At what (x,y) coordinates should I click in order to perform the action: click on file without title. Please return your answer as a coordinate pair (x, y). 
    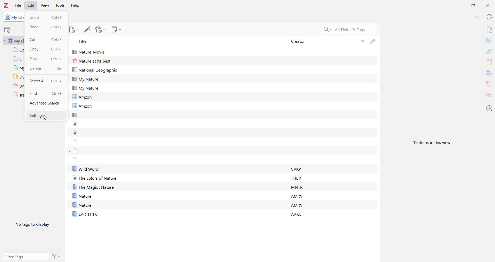
    Looking at the image, I should click on (76, 124).